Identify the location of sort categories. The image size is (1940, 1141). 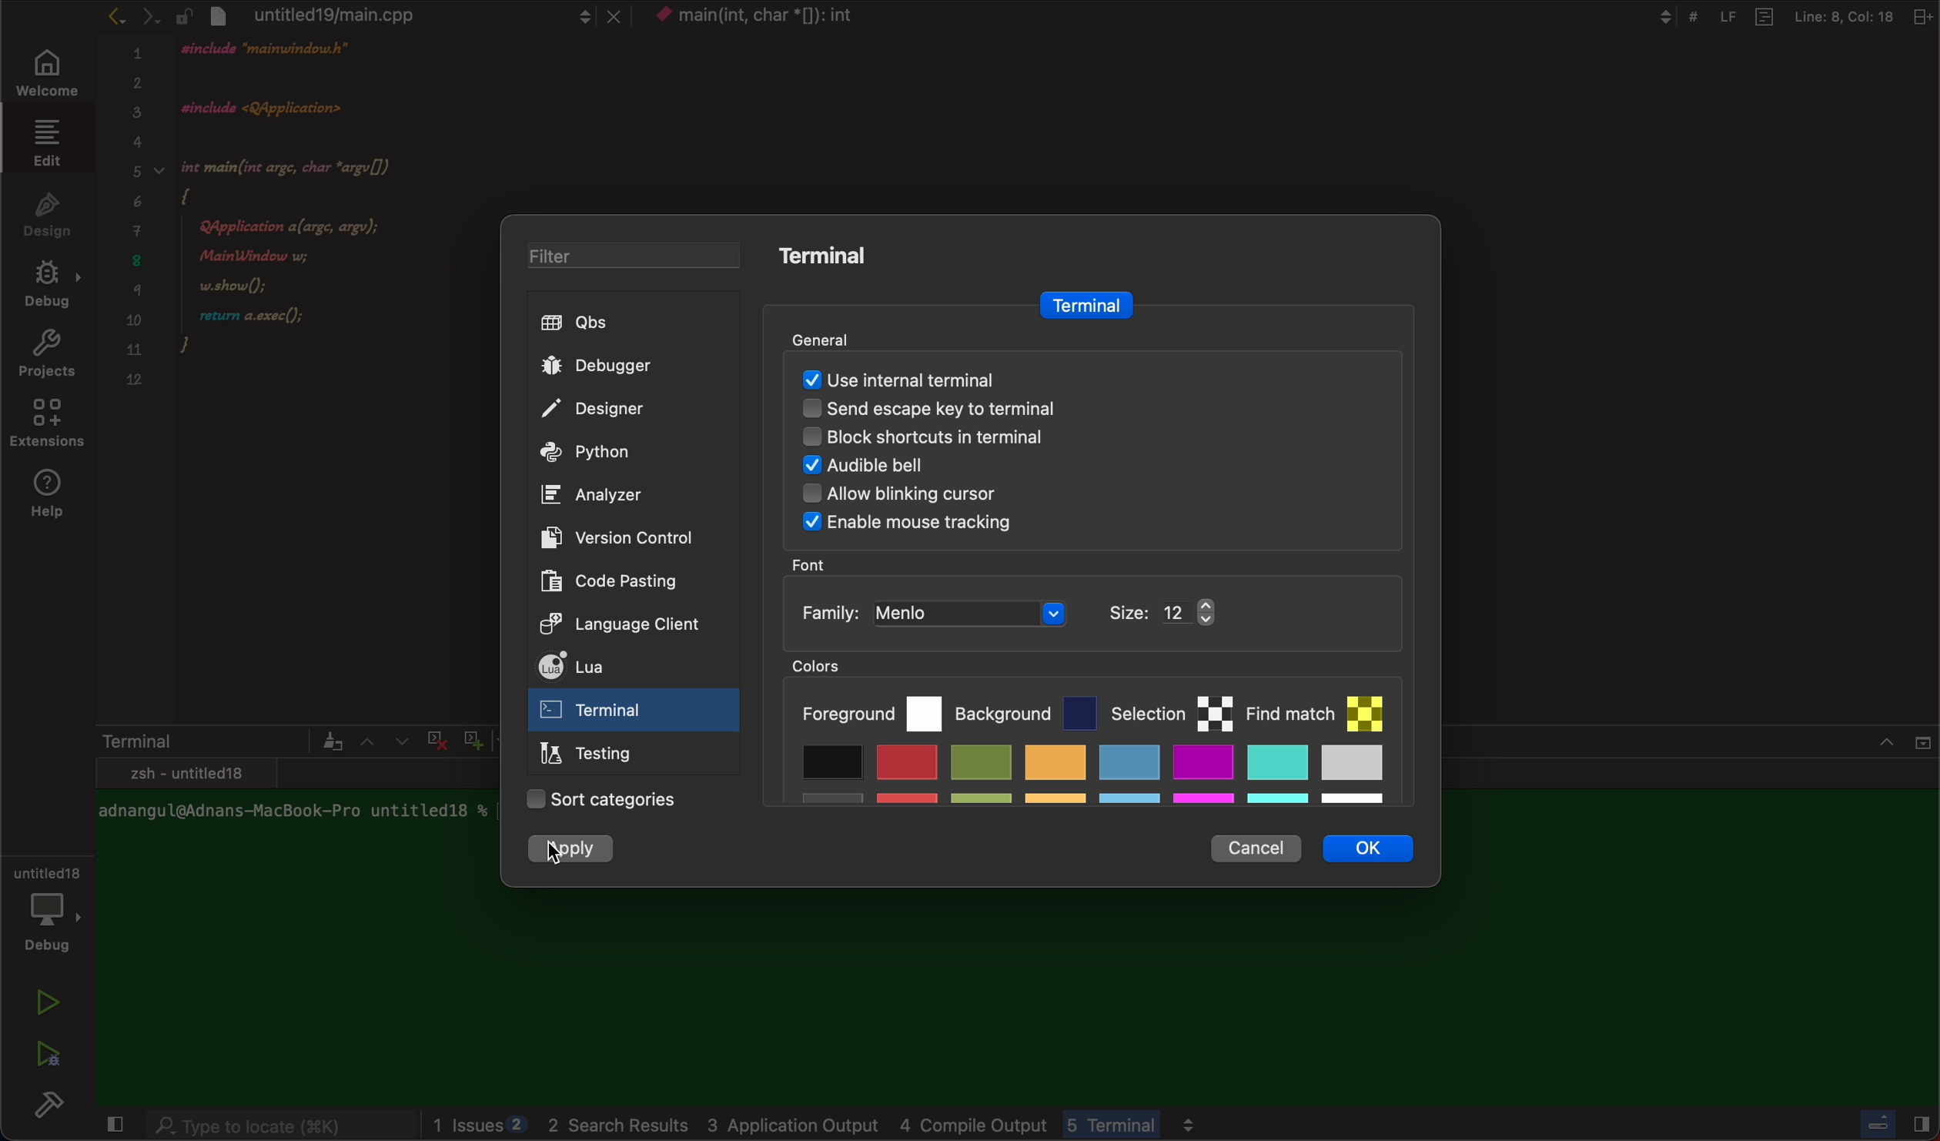
(604, 801).